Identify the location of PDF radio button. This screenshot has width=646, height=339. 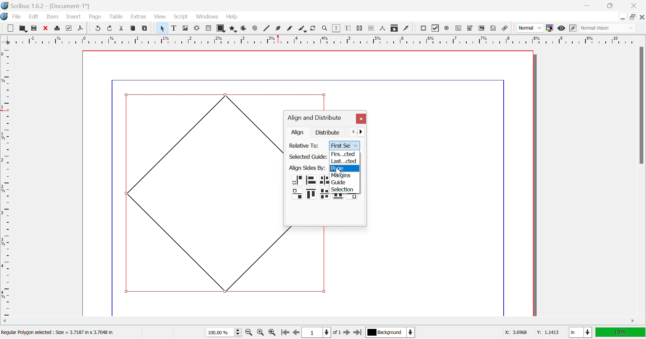
(448, 27).